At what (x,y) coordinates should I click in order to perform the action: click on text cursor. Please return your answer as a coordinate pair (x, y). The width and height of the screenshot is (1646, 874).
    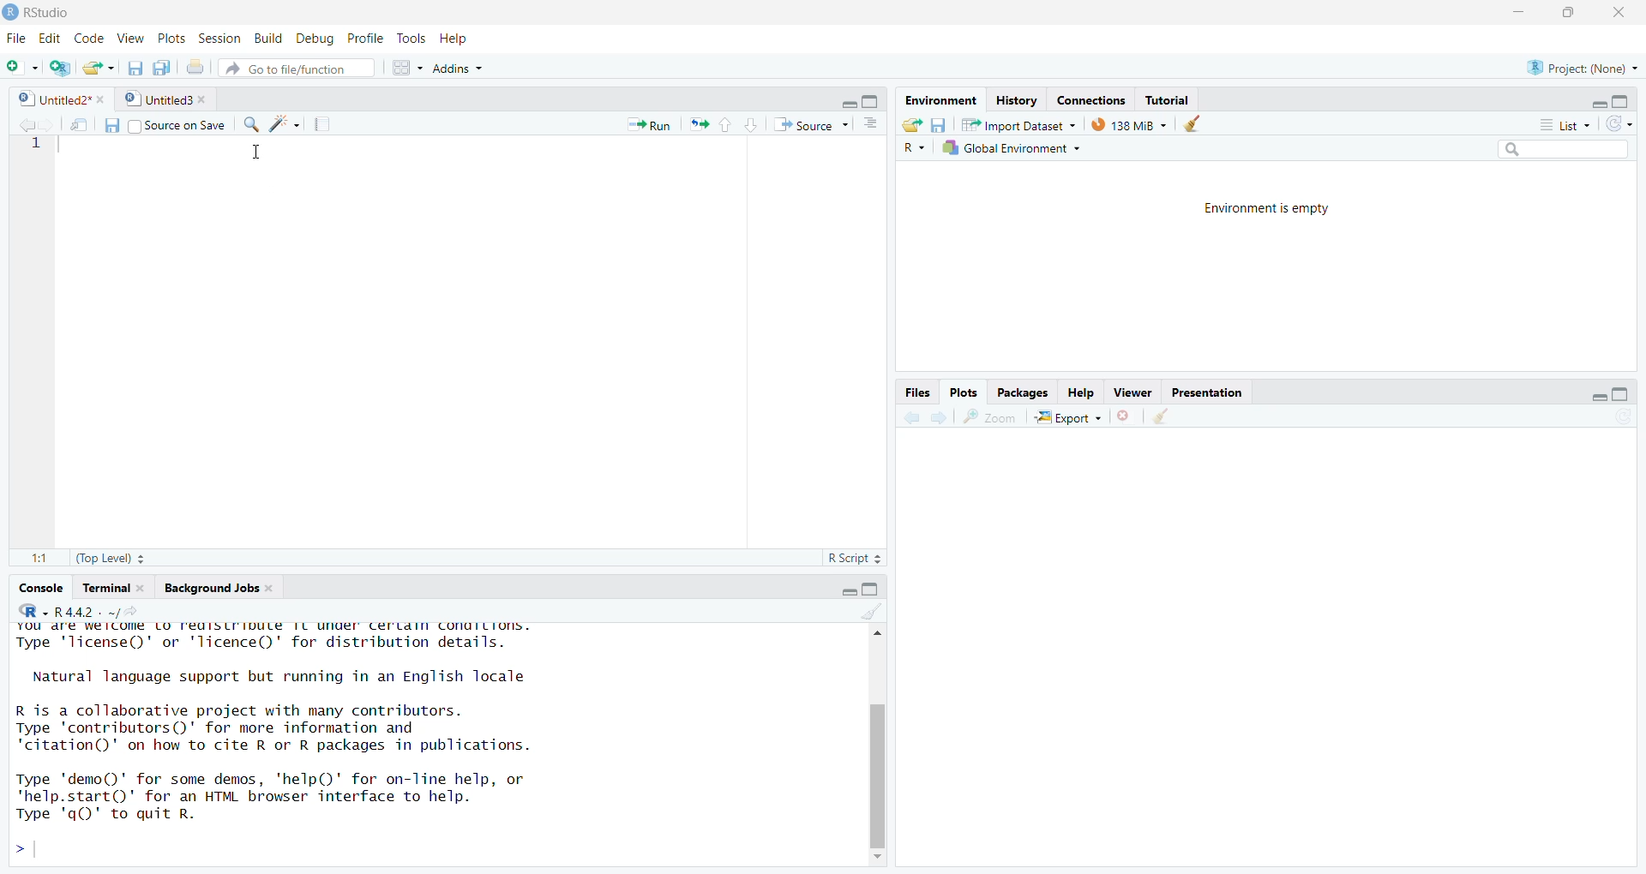
    Looking at the image, I should click on (253, 153).